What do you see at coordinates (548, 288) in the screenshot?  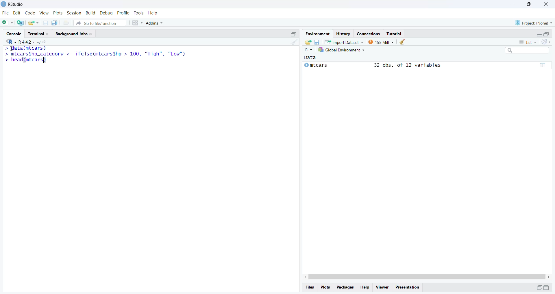 I see `Maximize` at bounding box center [548, 288].